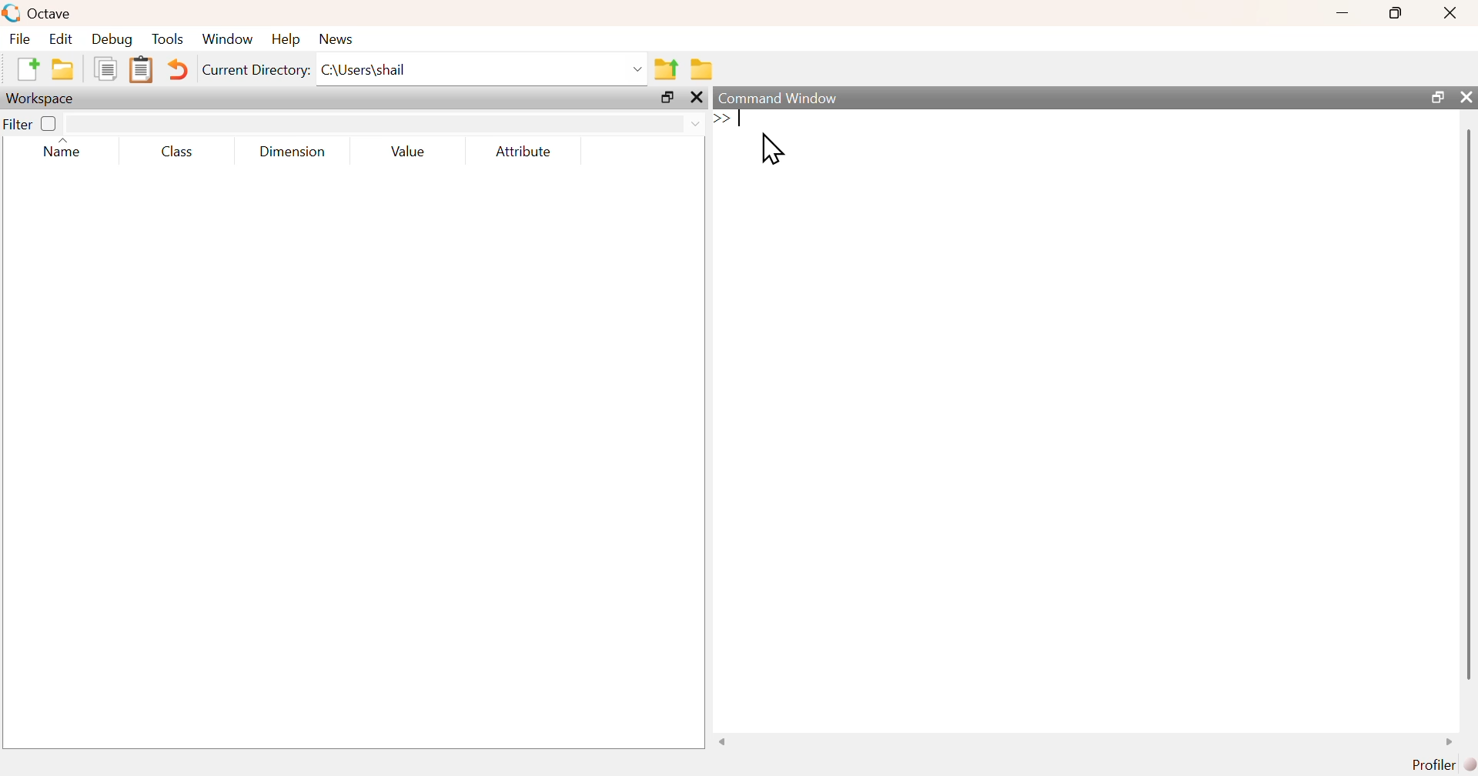 Image resolution: width=1478 pixels, height=776 pixels. I want to click on Window, so click(226, 38).